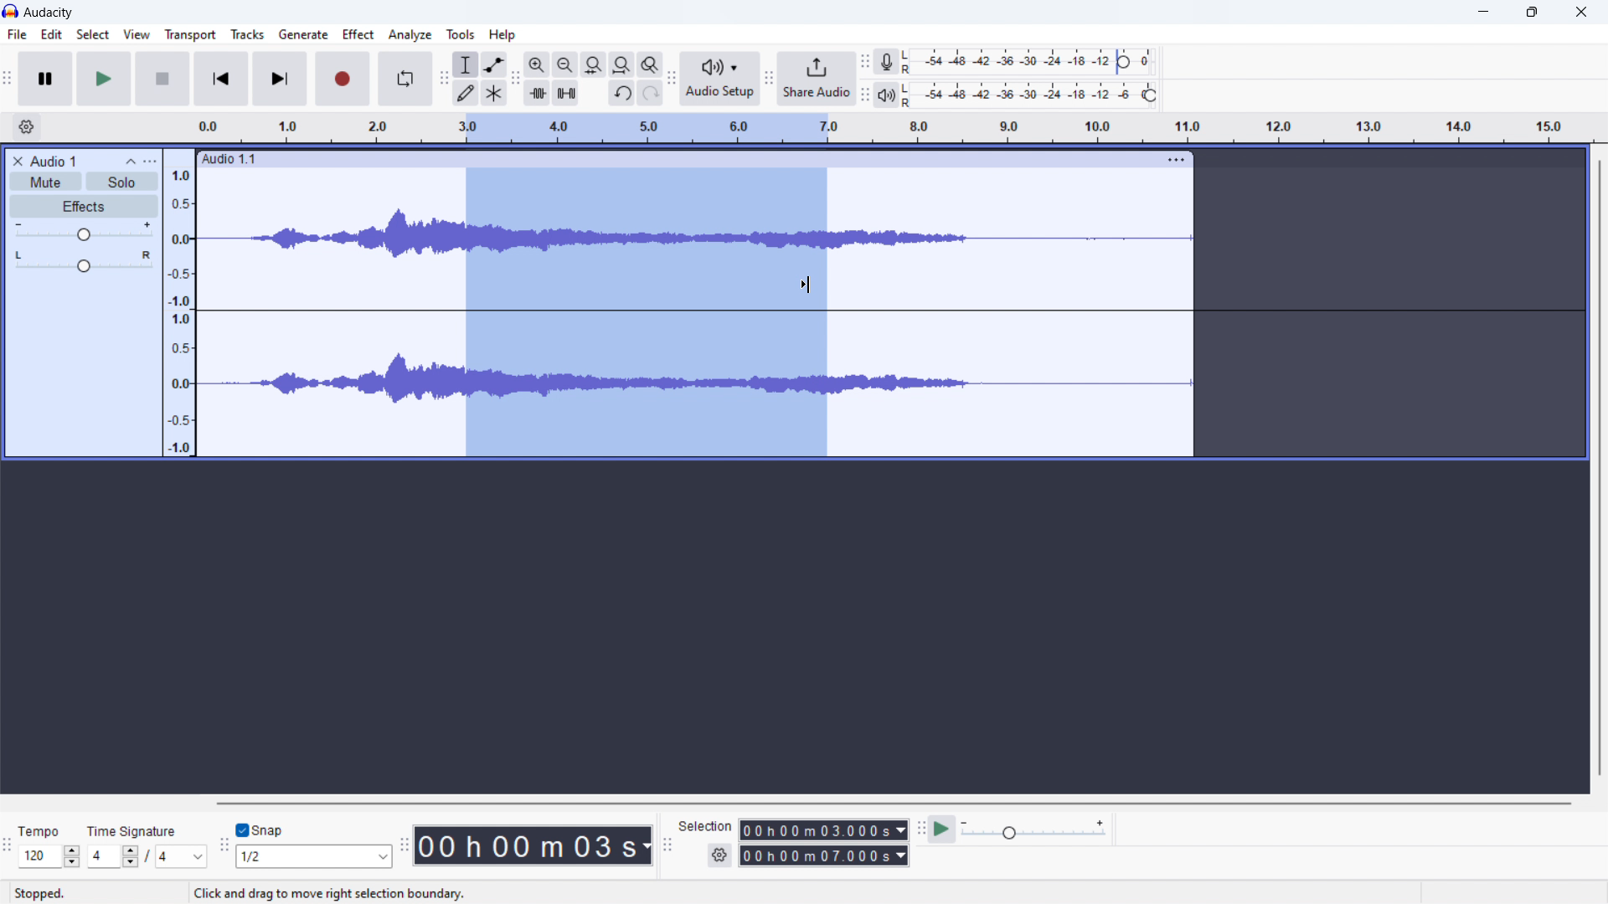  What do you see at coordinates (1582, 13) in the screenshot?
I see `close` at bounding box center [1582, 13].